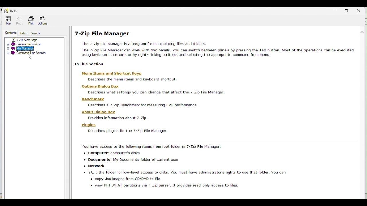  Describe the element at coordinates (216, 47) in the screenshot. I see `7 zip file manager help page` at that location.